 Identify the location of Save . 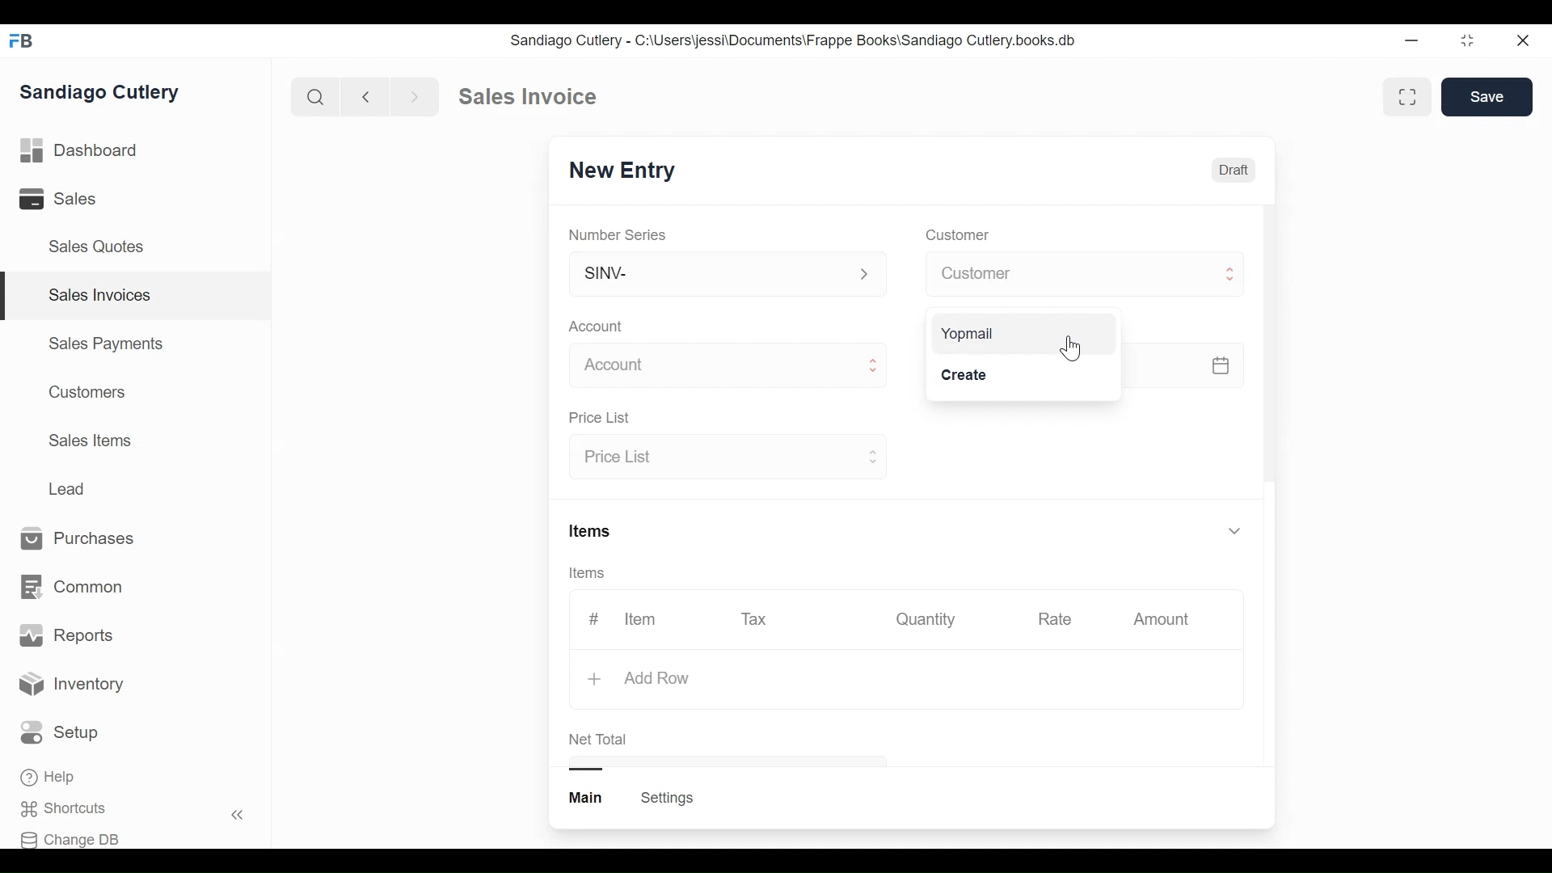
(1487, 97).